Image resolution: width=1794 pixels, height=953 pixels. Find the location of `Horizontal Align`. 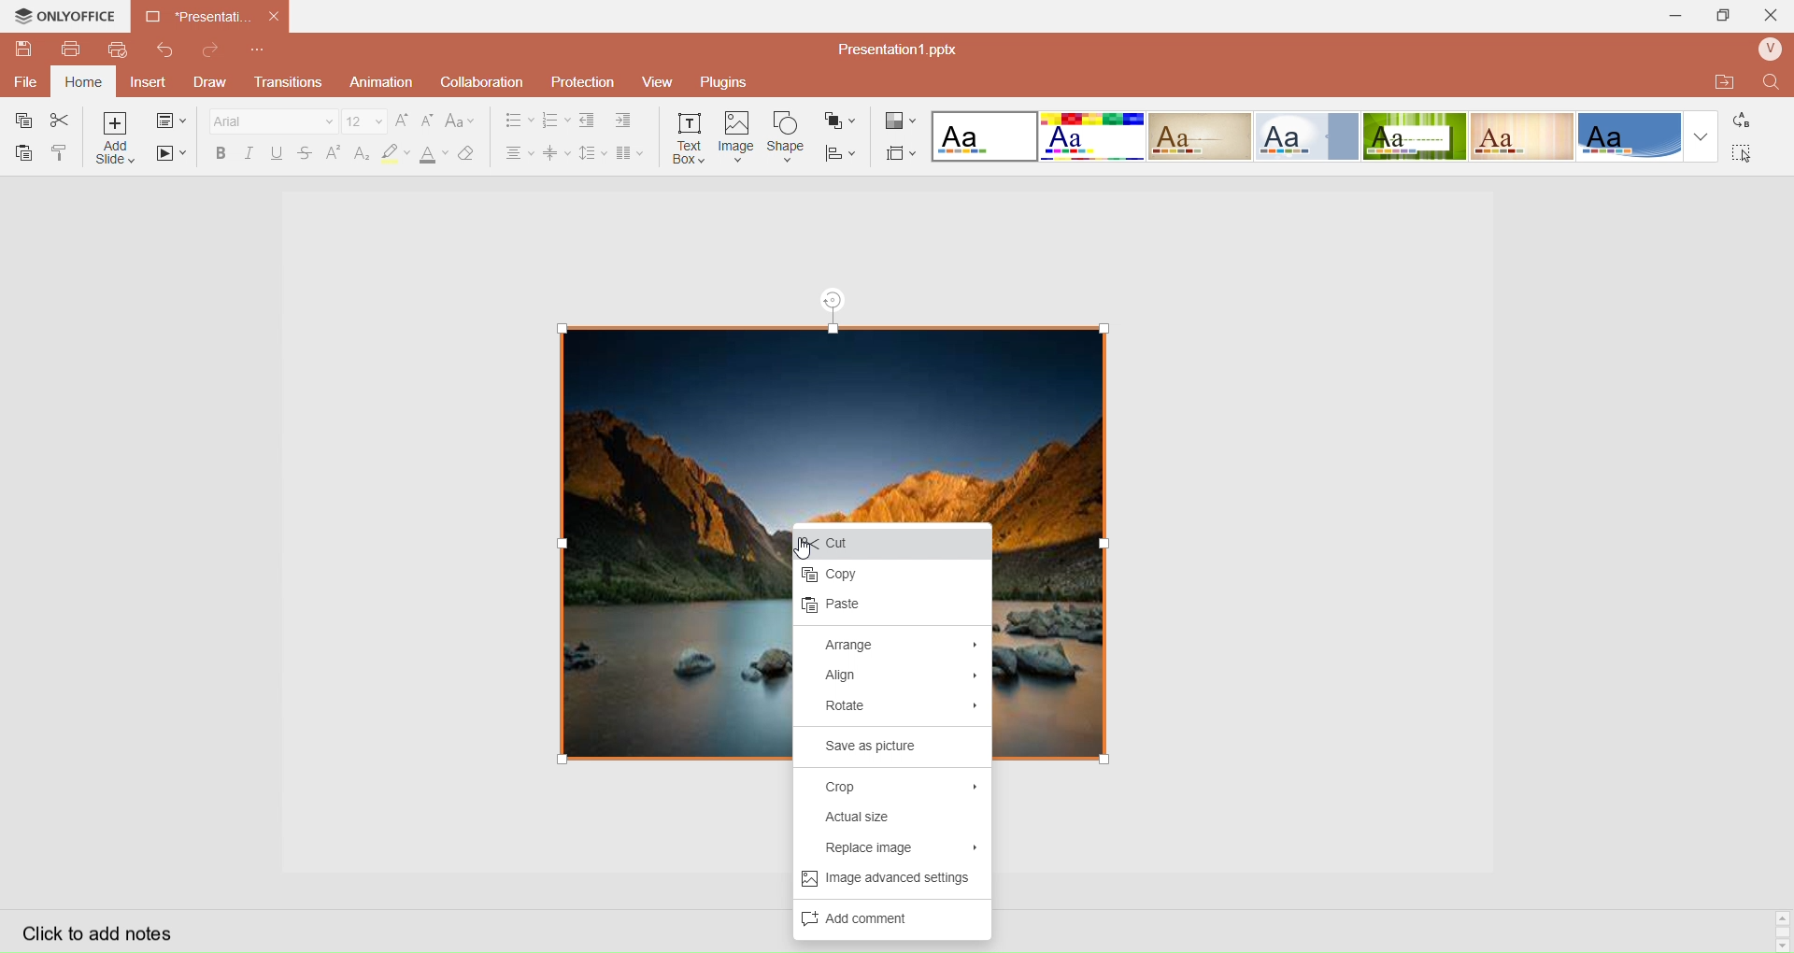

Horizontal Align is located at coordinates (521, 151).